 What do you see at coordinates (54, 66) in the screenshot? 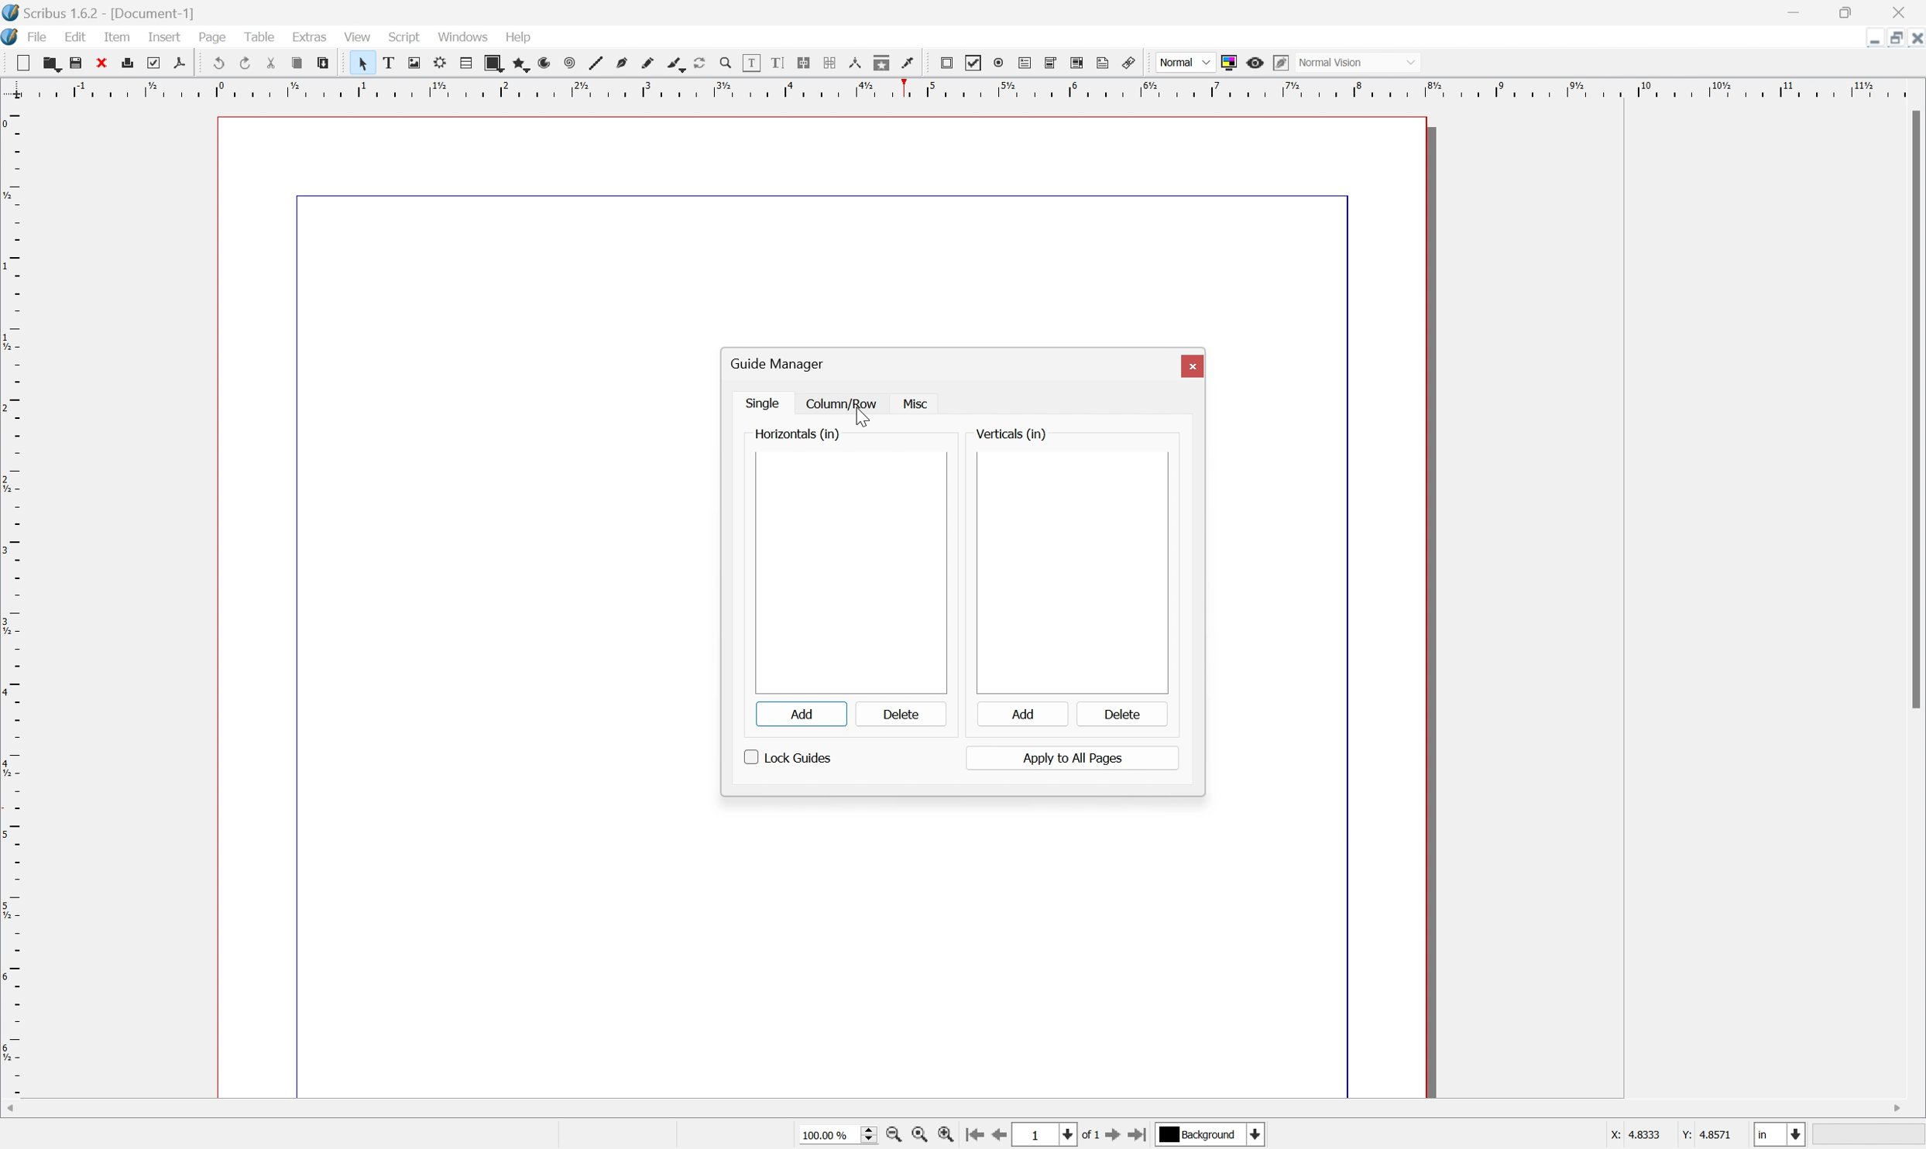
I see `open` at bounding box center [54, 66].